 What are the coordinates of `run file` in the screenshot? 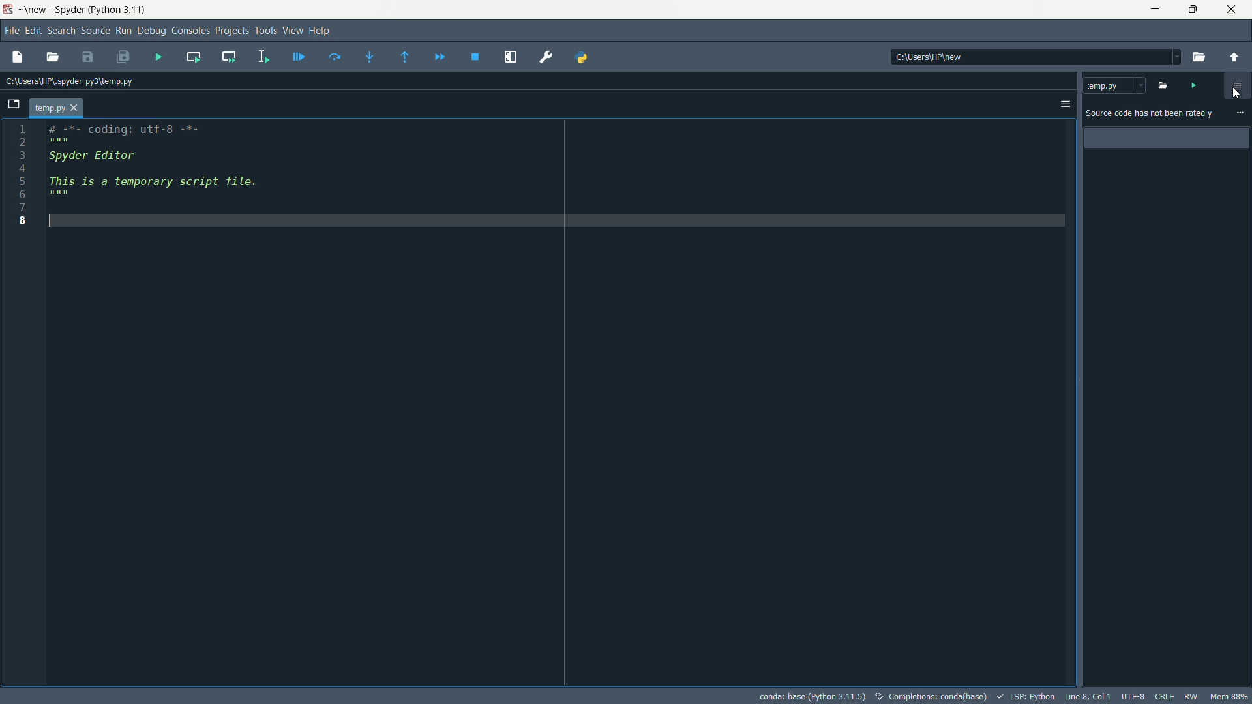 It's located at (158, 57).